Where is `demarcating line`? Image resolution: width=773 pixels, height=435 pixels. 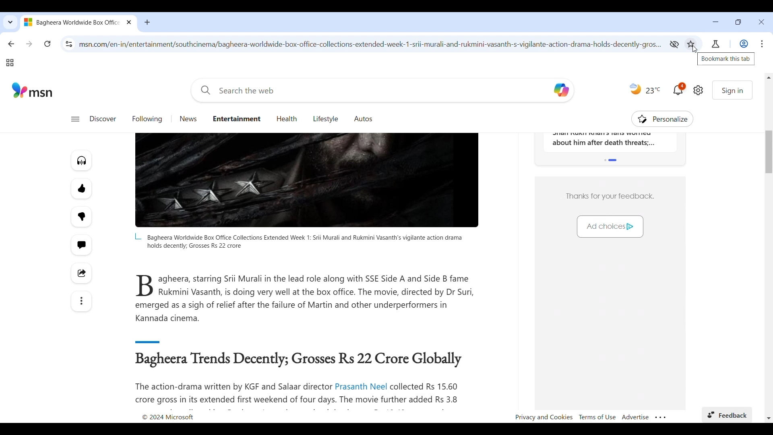 demarcating line is located at coordinates (163, 340).